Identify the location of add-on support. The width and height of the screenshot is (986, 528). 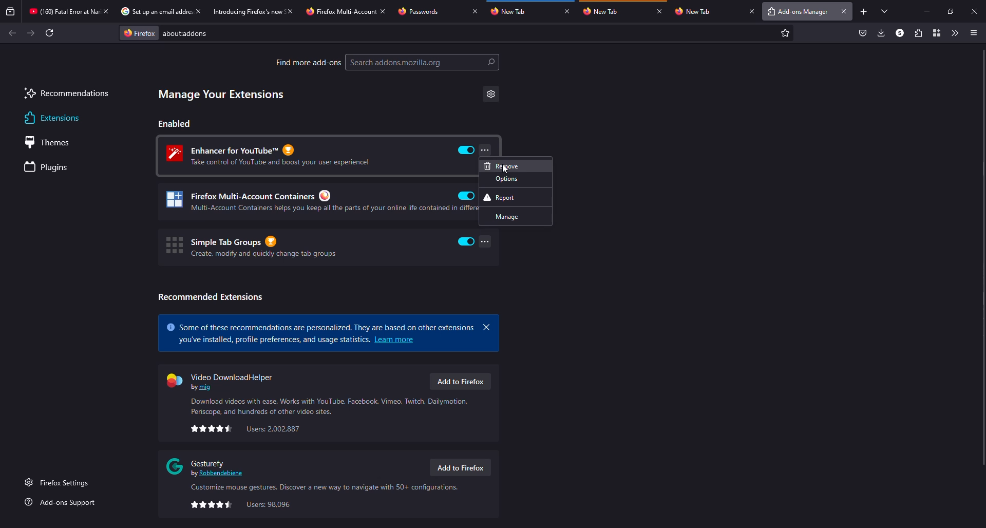
(62, 502).